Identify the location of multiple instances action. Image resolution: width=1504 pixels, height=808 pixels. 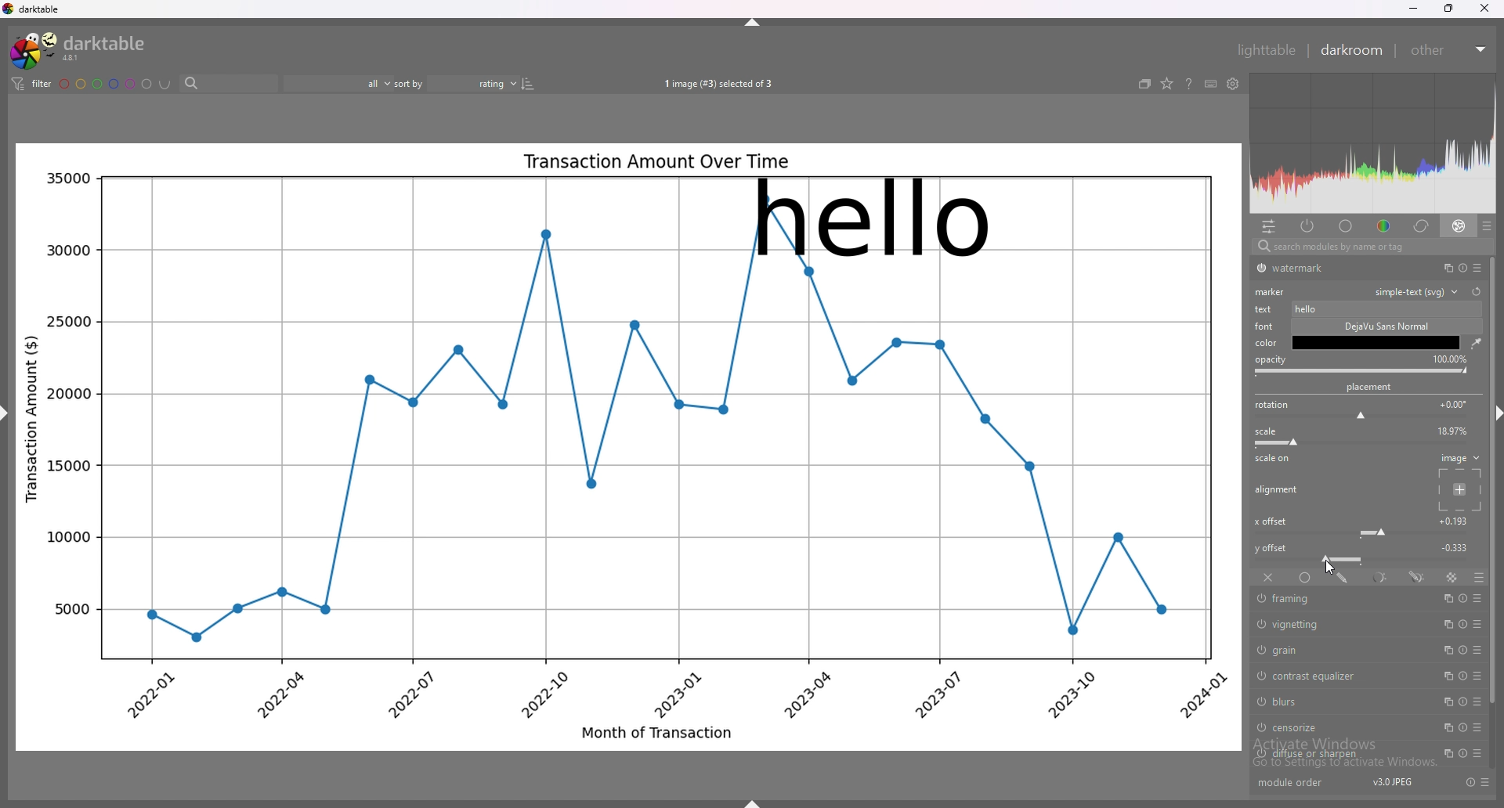
(1446, 702).